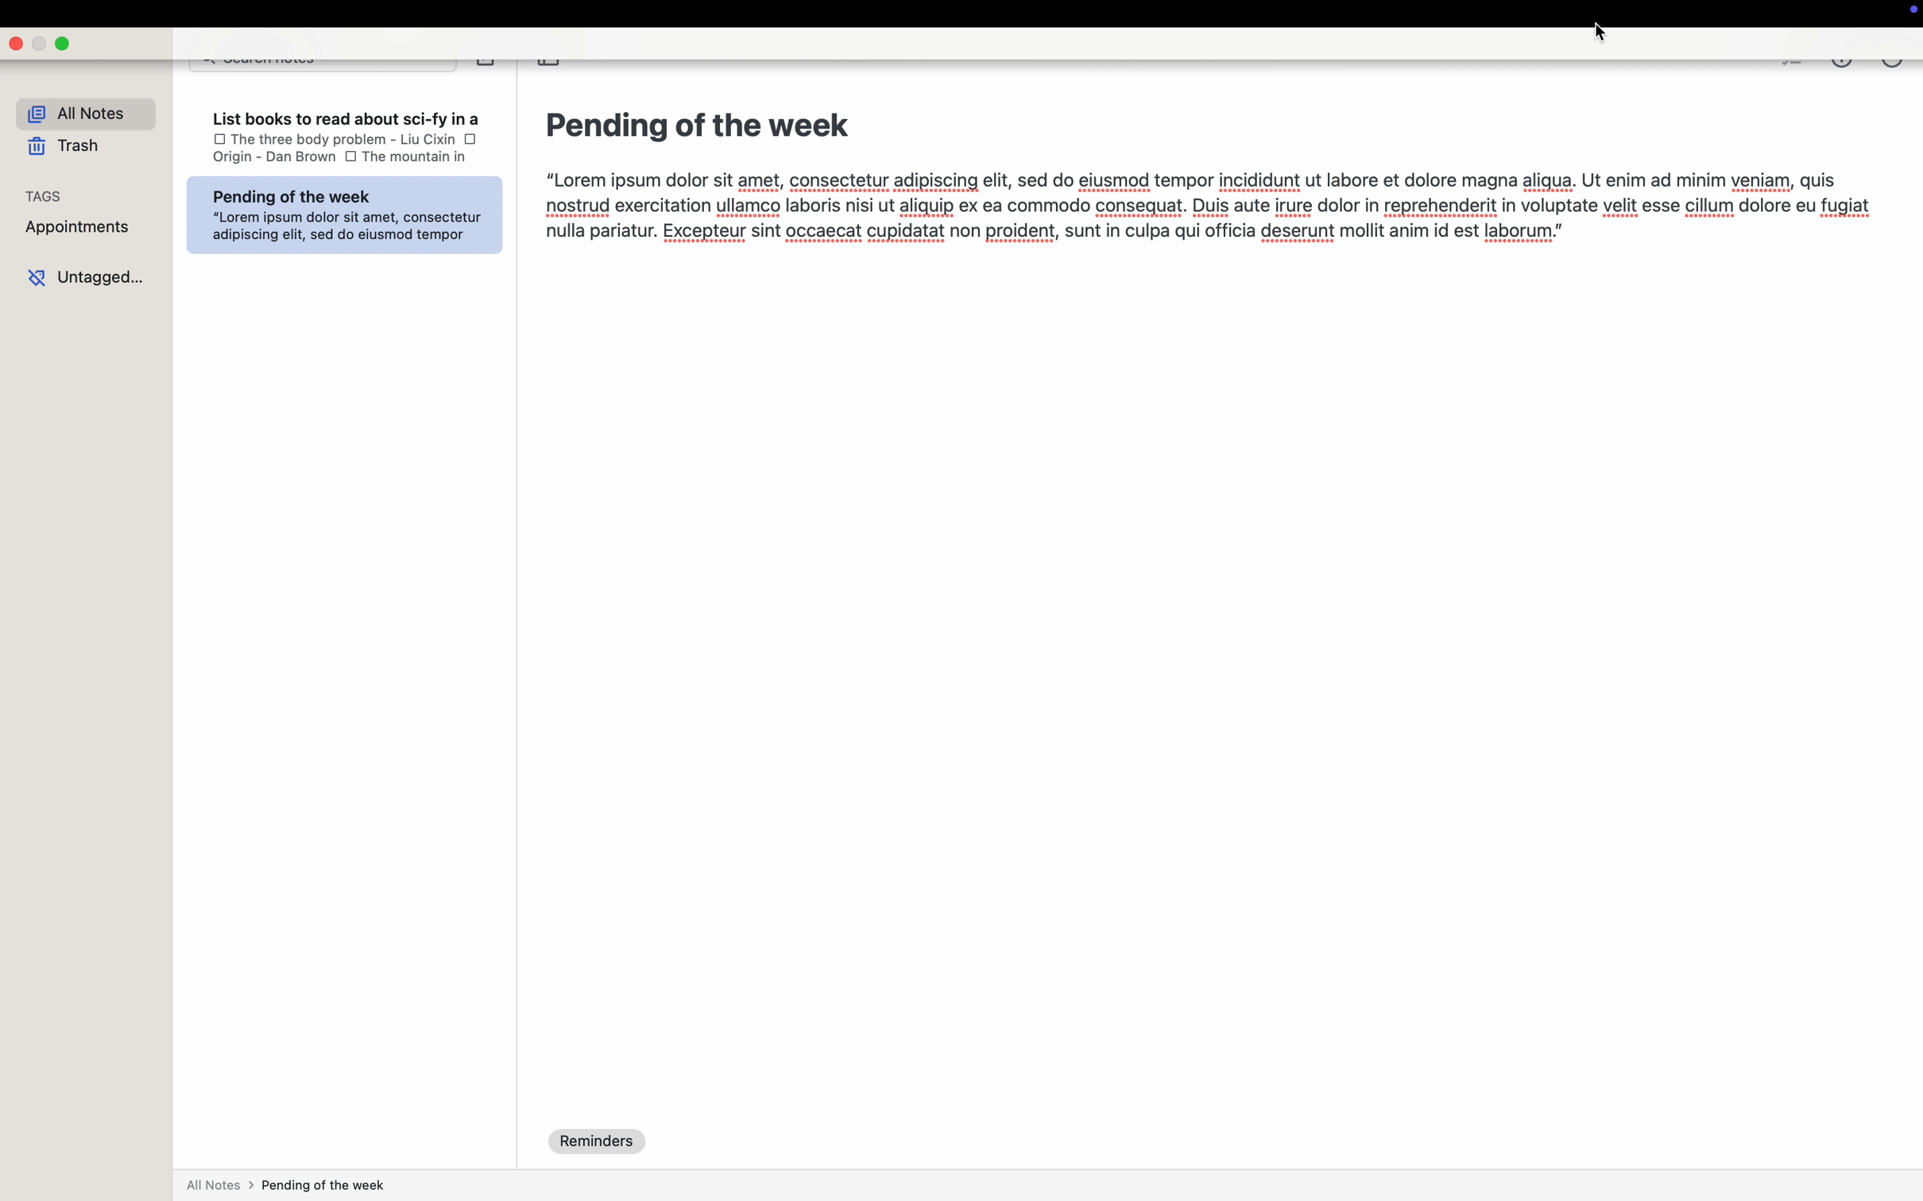 The image size is (1923, 1201). I want to click on tags, so click(49, 199).